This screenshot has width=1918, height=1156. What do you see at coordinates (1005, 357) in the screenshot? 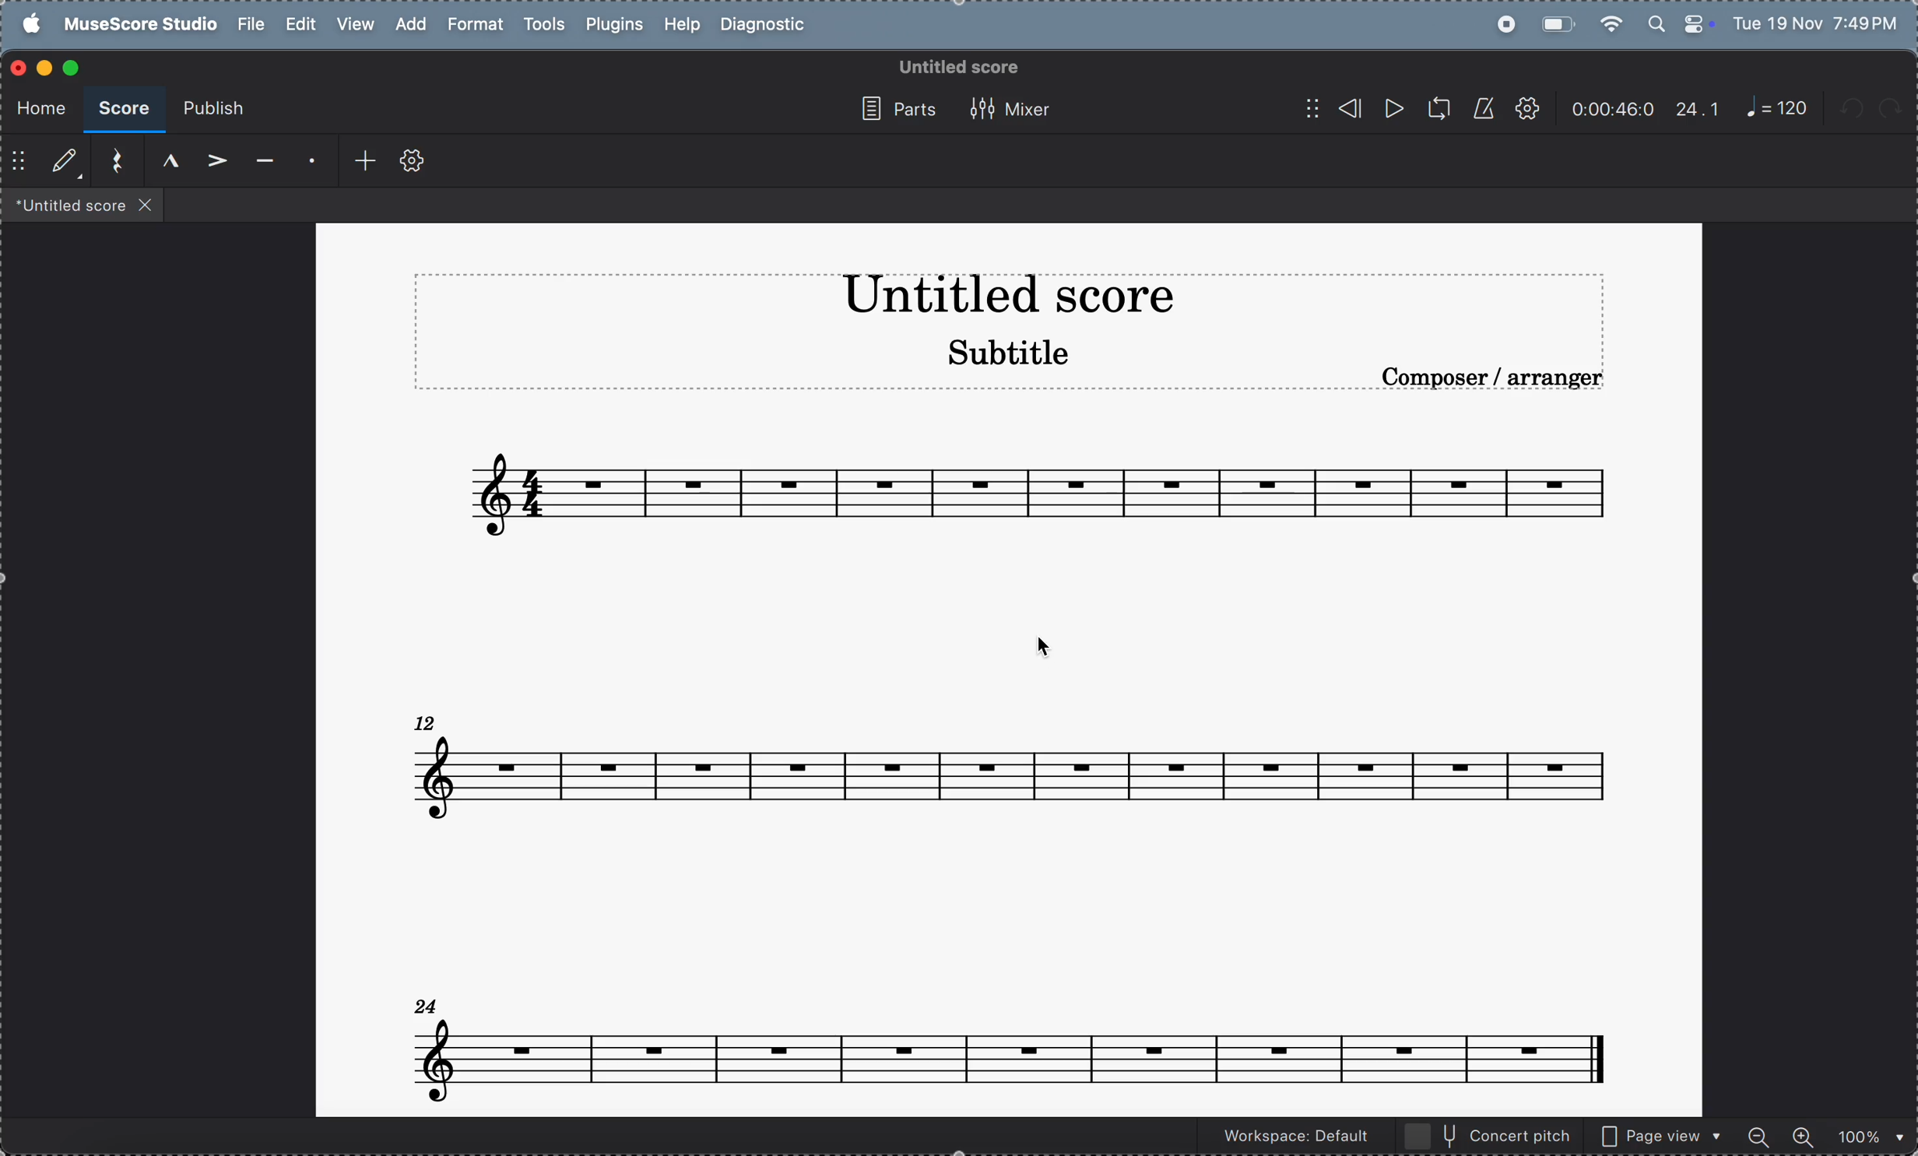
I see `subtitle` at bounding box center [1005, 357].